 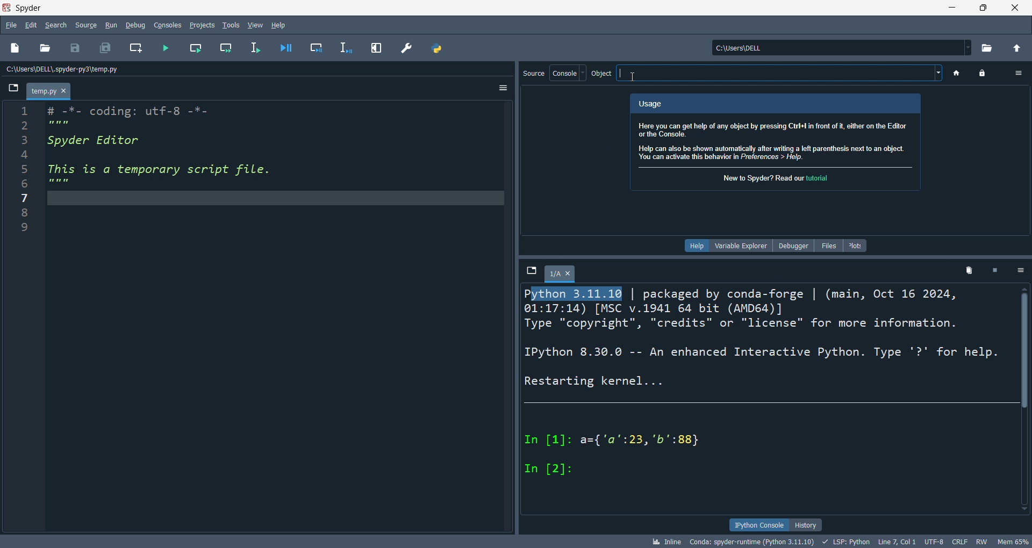 What do you see at coordinates (790, 247) in the screenshot?
I see `debugger` at bounding box center [790, 247].